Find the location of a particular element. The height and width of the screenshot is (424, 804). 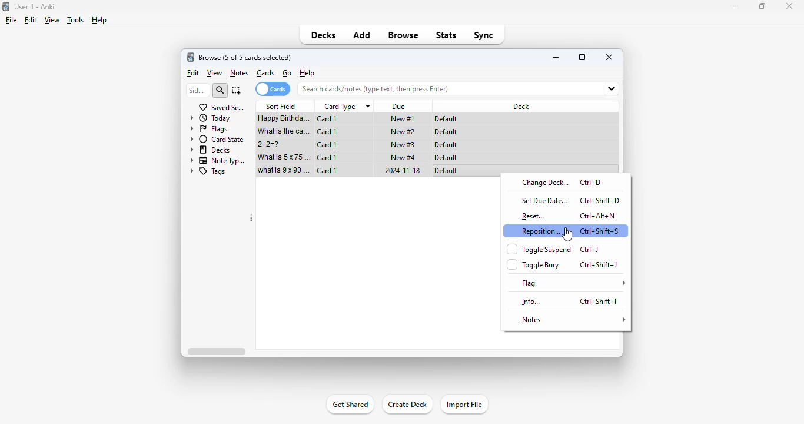

browse is located at coordinates (403, 35).